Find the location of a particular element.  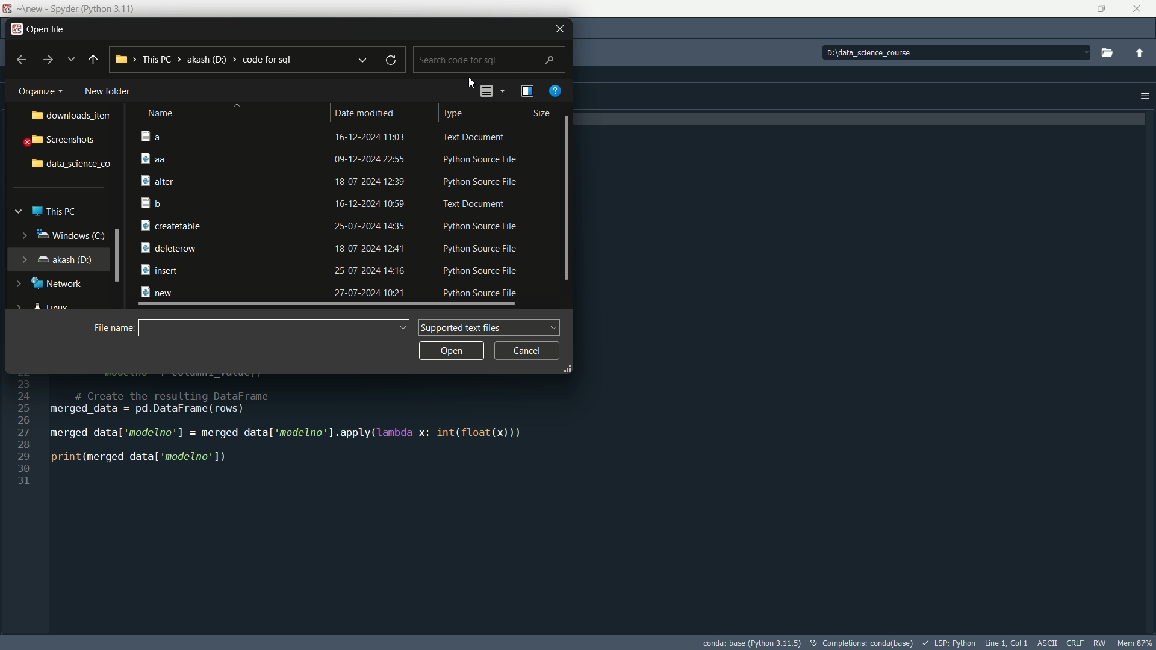

Browse a working directory is located at coordinates (1105, 53).